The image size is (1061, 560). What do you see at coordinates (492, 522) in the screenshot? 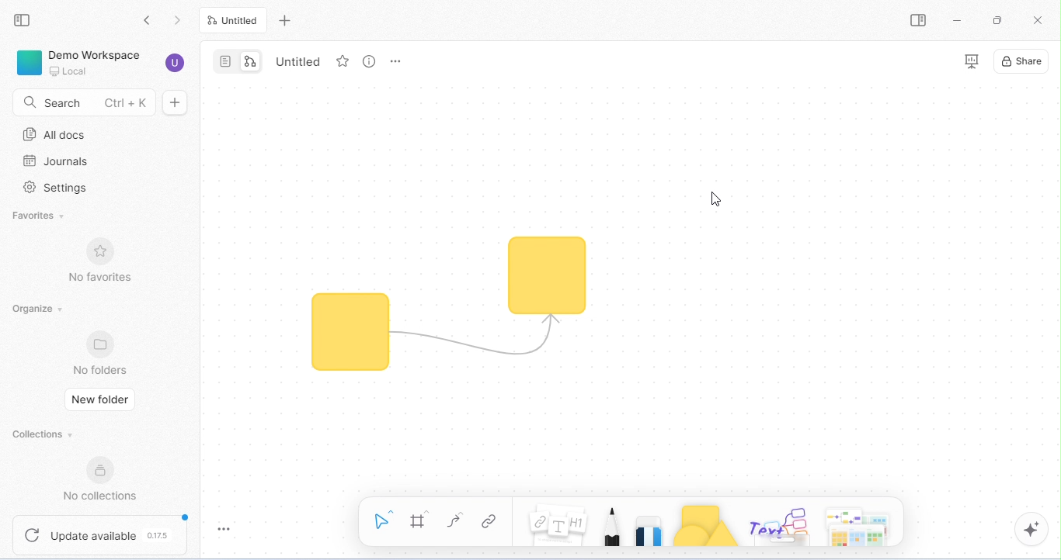
I see `link` at bounding box center [492, 522].